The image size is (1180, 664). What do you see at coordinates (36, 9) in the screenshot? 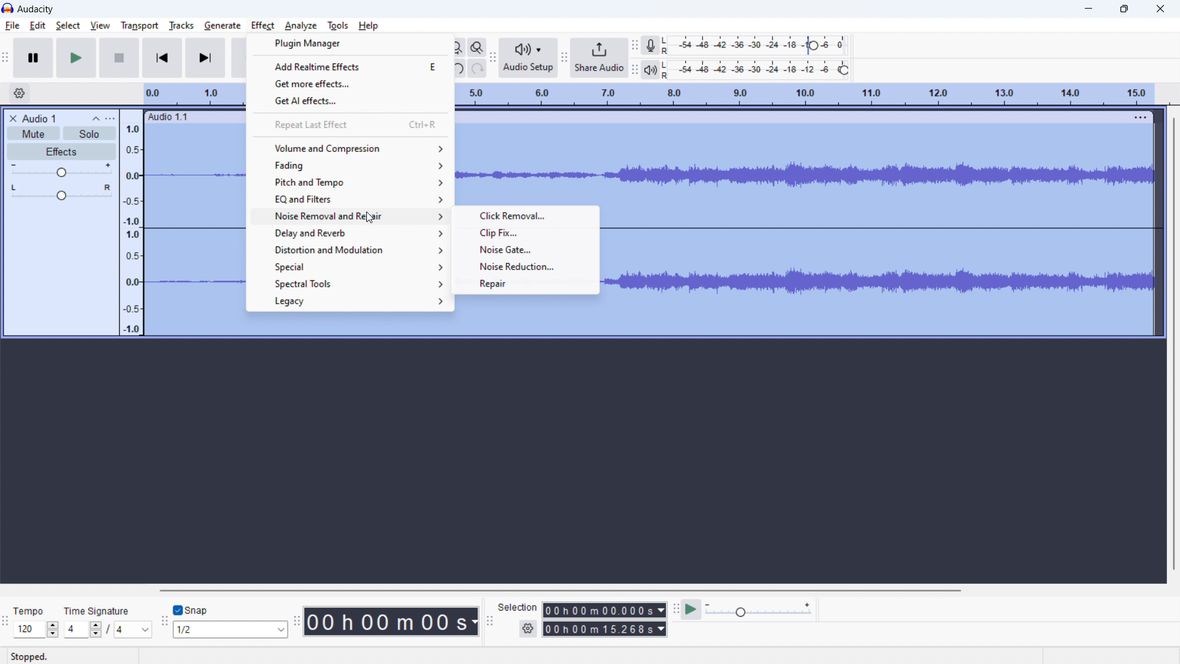
I see `title` at bounding box center [36, 9].